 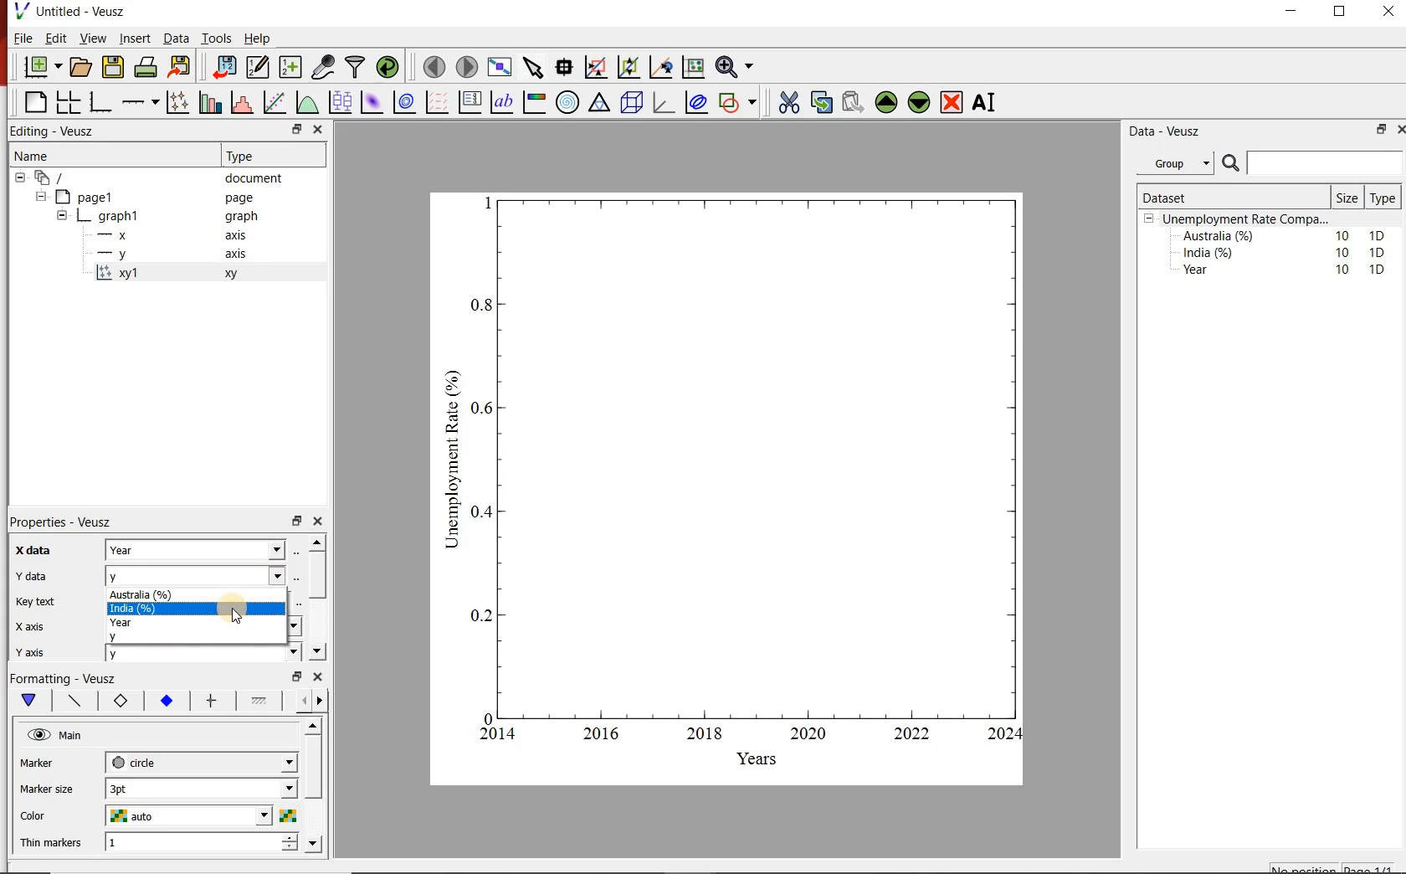 I want to click on move down, so click(x=316, y=650).